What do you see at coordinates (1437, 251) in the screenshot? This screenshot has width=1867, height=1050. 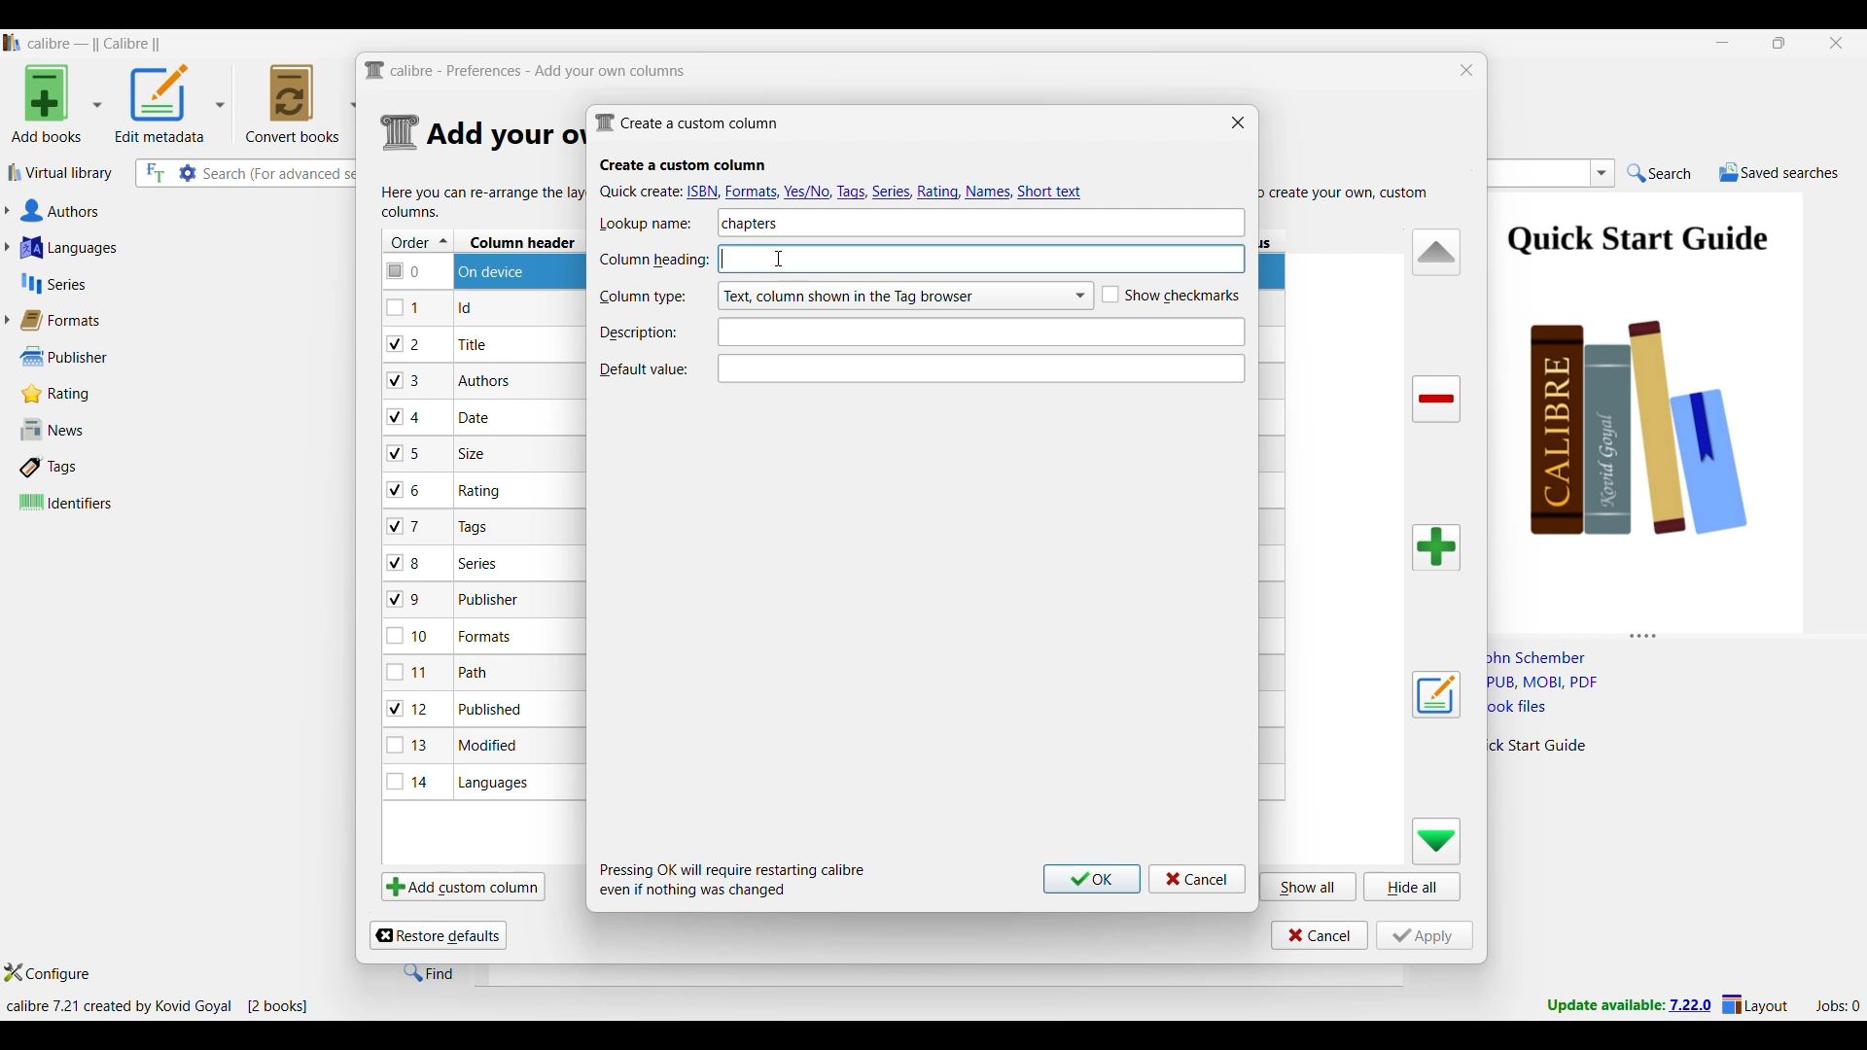 I see `Move row up` at bounding box center [1437, 251].